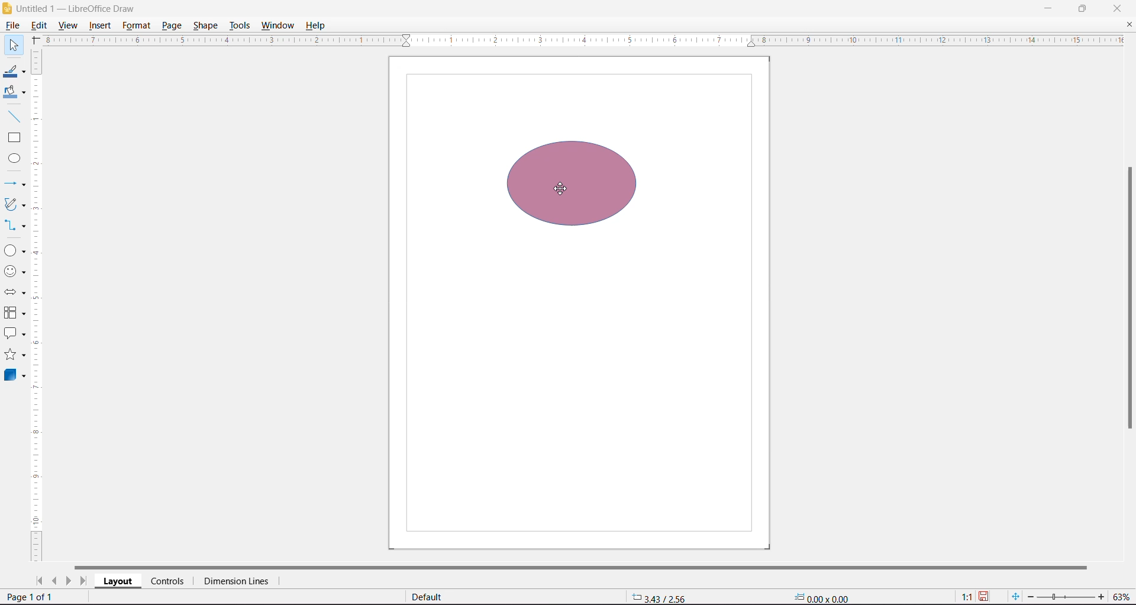 The width and height of the screenshot is (1136, 605). What do you see at coordinates (14, 116) in the screenshot?
I see `Insert Line` at bounding box center [14, 116].